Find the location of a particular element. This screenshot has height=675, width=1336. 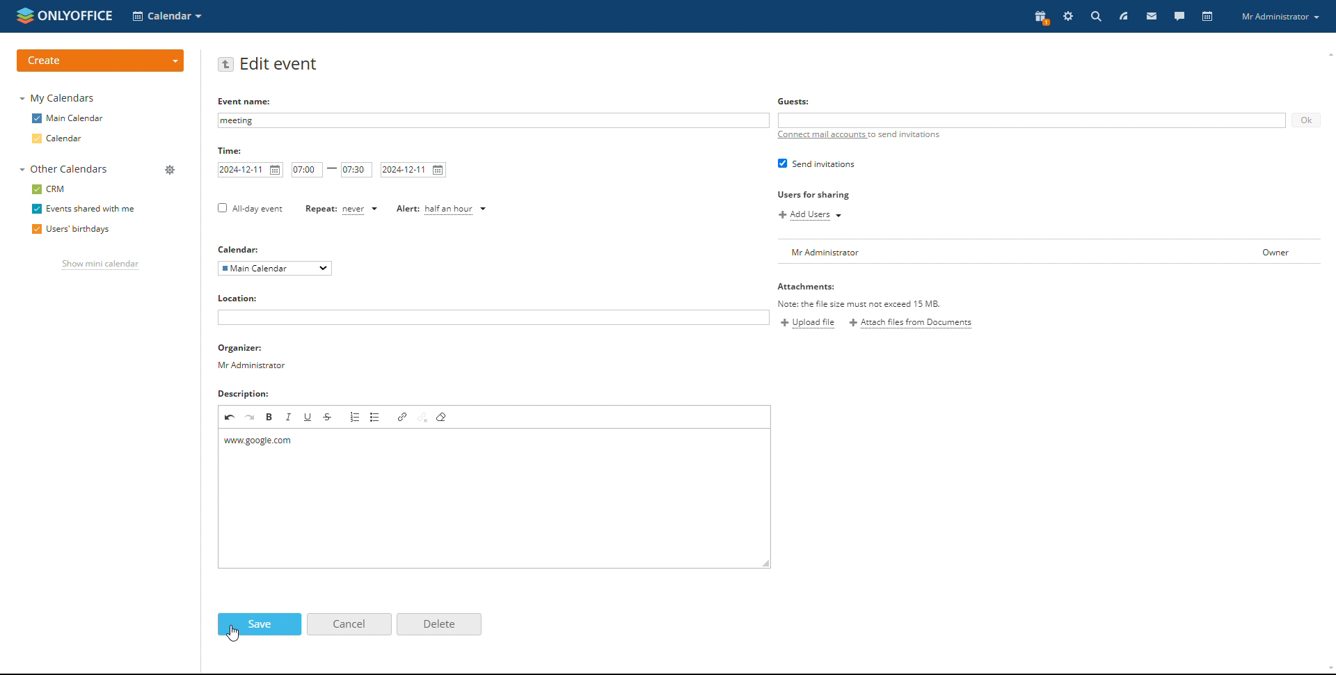

add guests is located at coordinates (1031, 120).